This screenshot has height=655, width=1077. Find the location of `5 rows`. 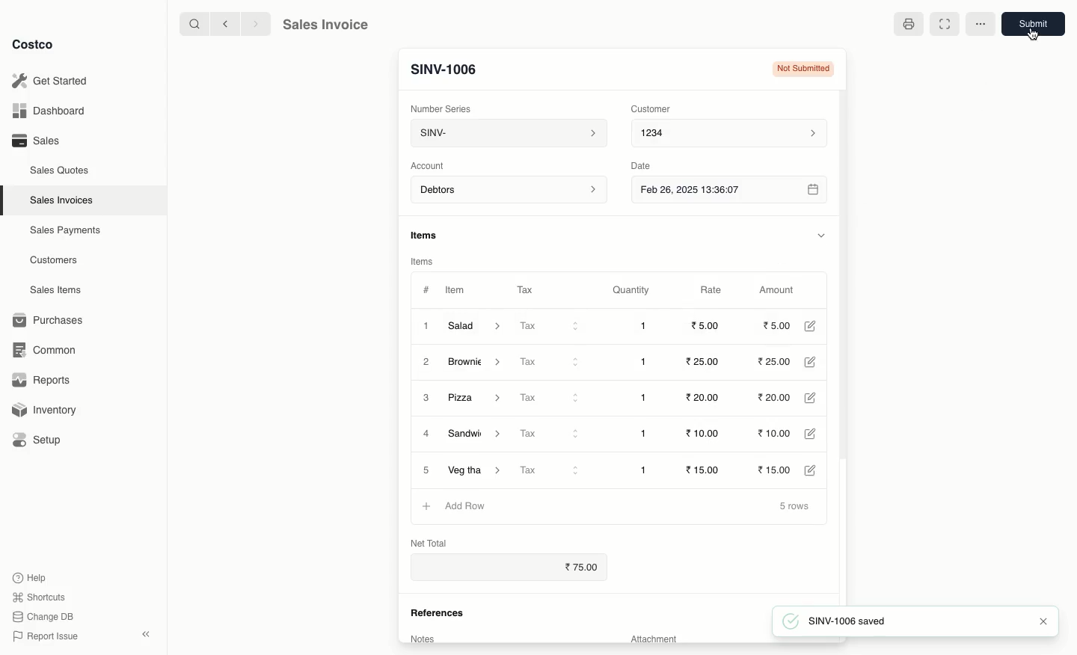

5 rows is located at coordinates (795, 510).